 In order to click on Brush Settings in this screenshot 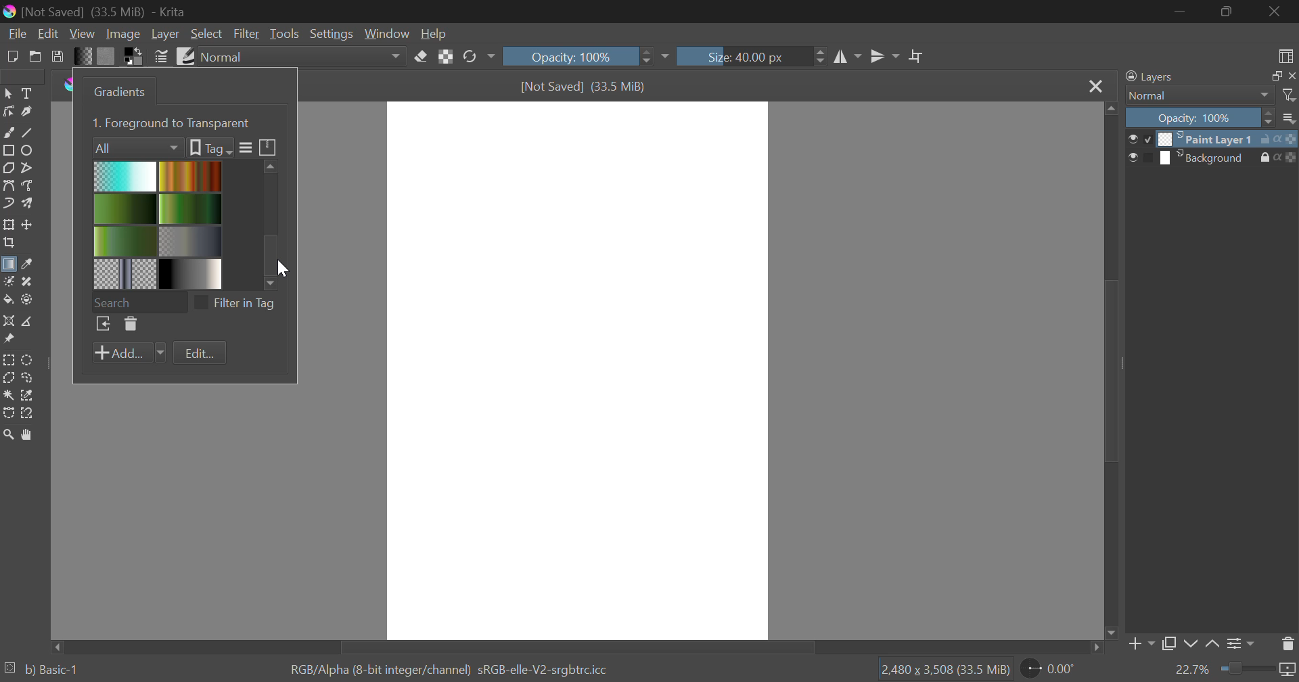, I will do `click(161, 55)`.